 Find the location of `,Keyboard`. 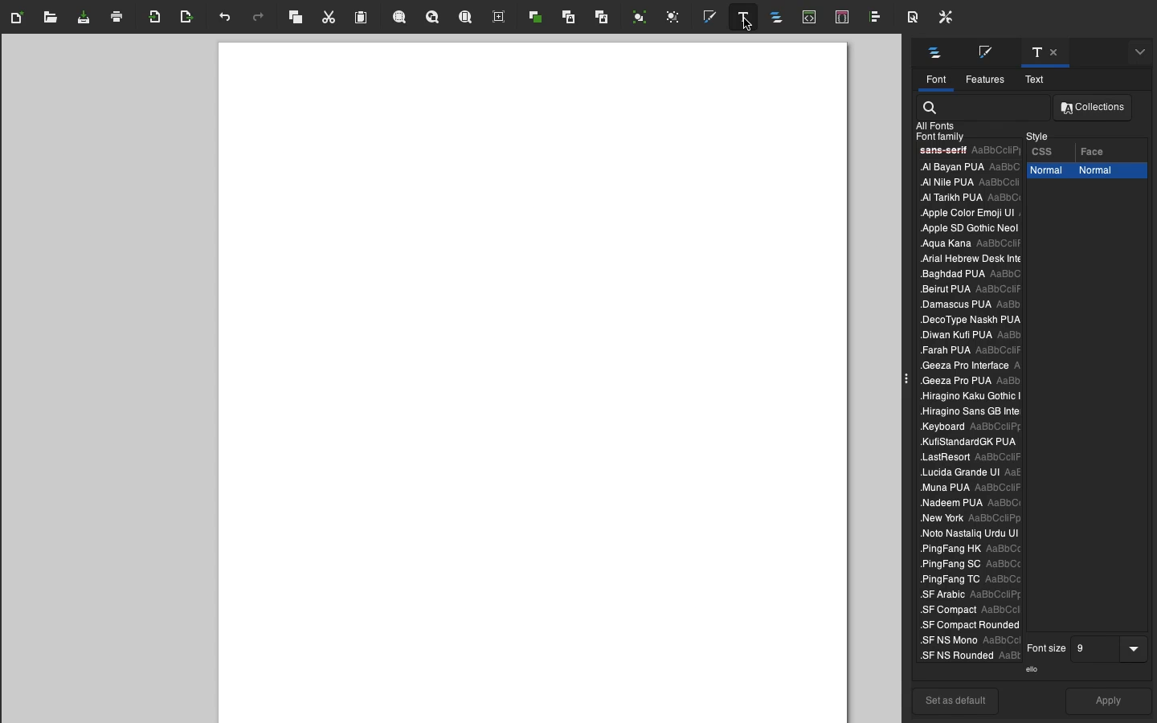

,Keyboard is located at coordinates (967, 411).